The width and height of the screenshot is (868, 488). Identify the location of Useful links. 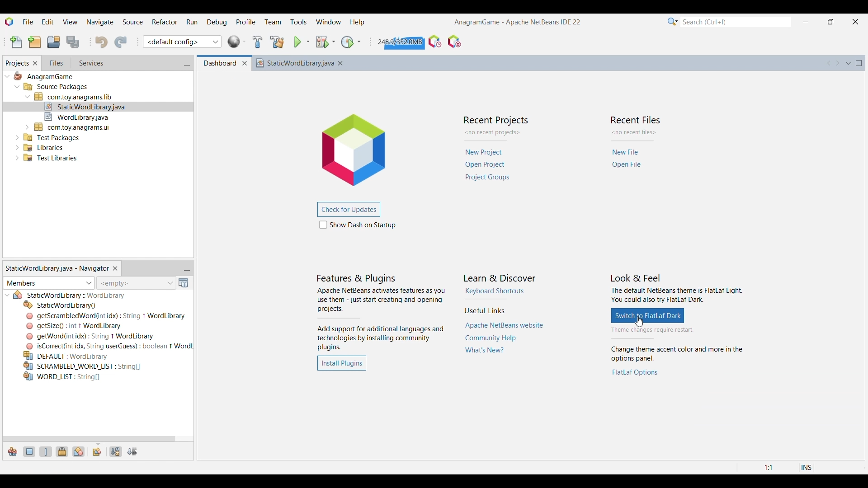
(505, 338).